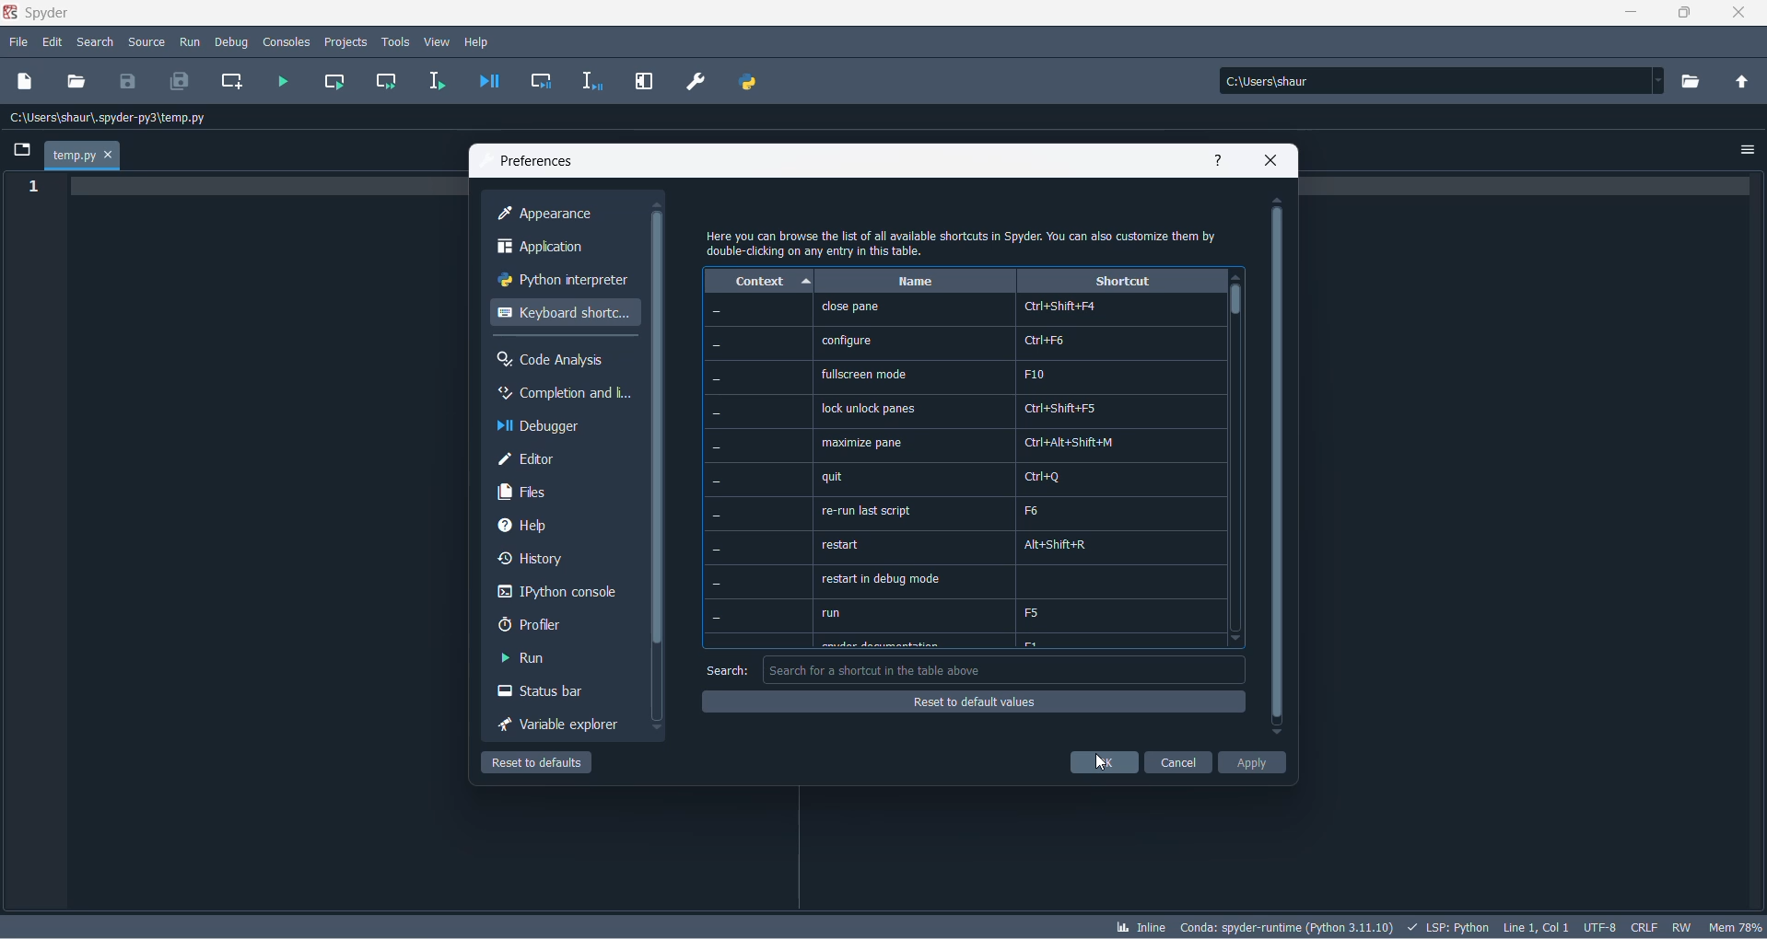 The height and width of the screenshot is (939, 1767). Describe the element at coordinates (1066, 410) in the screenshot. I see `Crl+Shift+F5` at that location.